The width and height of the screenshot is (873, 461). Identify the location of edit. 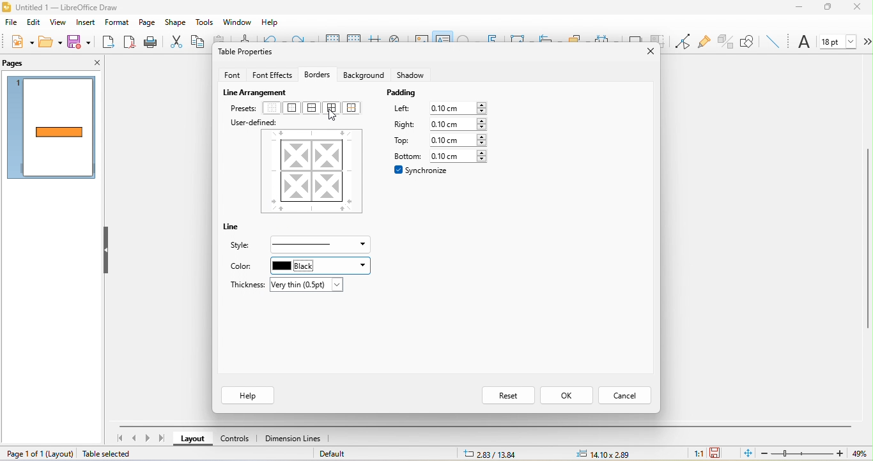
(33, 22).